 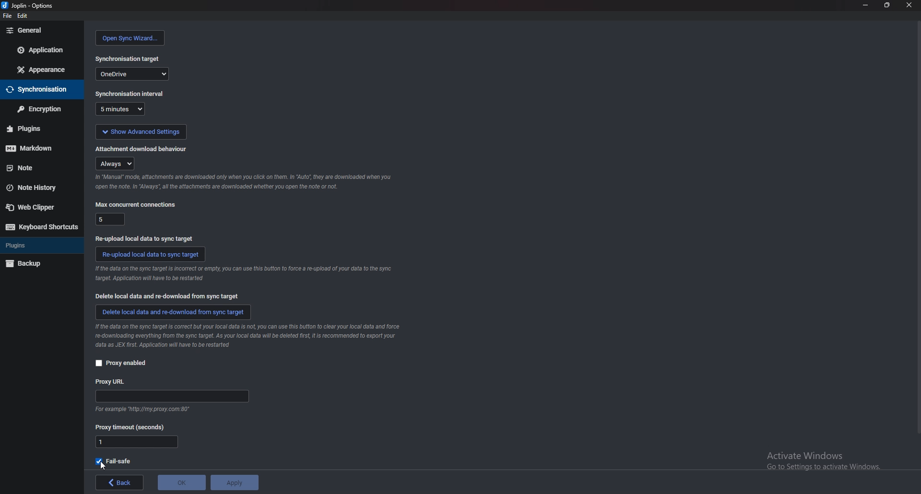 What do you see at coordinates (150, 254) in the screenshot?
I see `reupload data` at bounding box center [150, 254].